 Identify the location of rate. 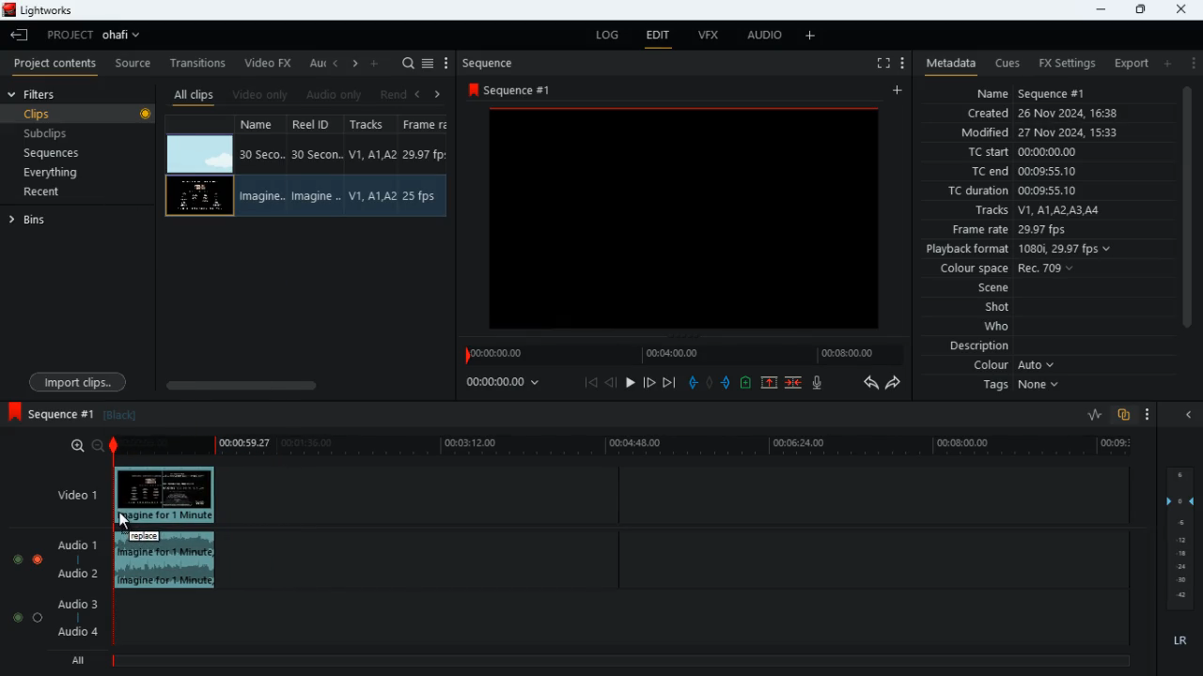
(1087, 415).